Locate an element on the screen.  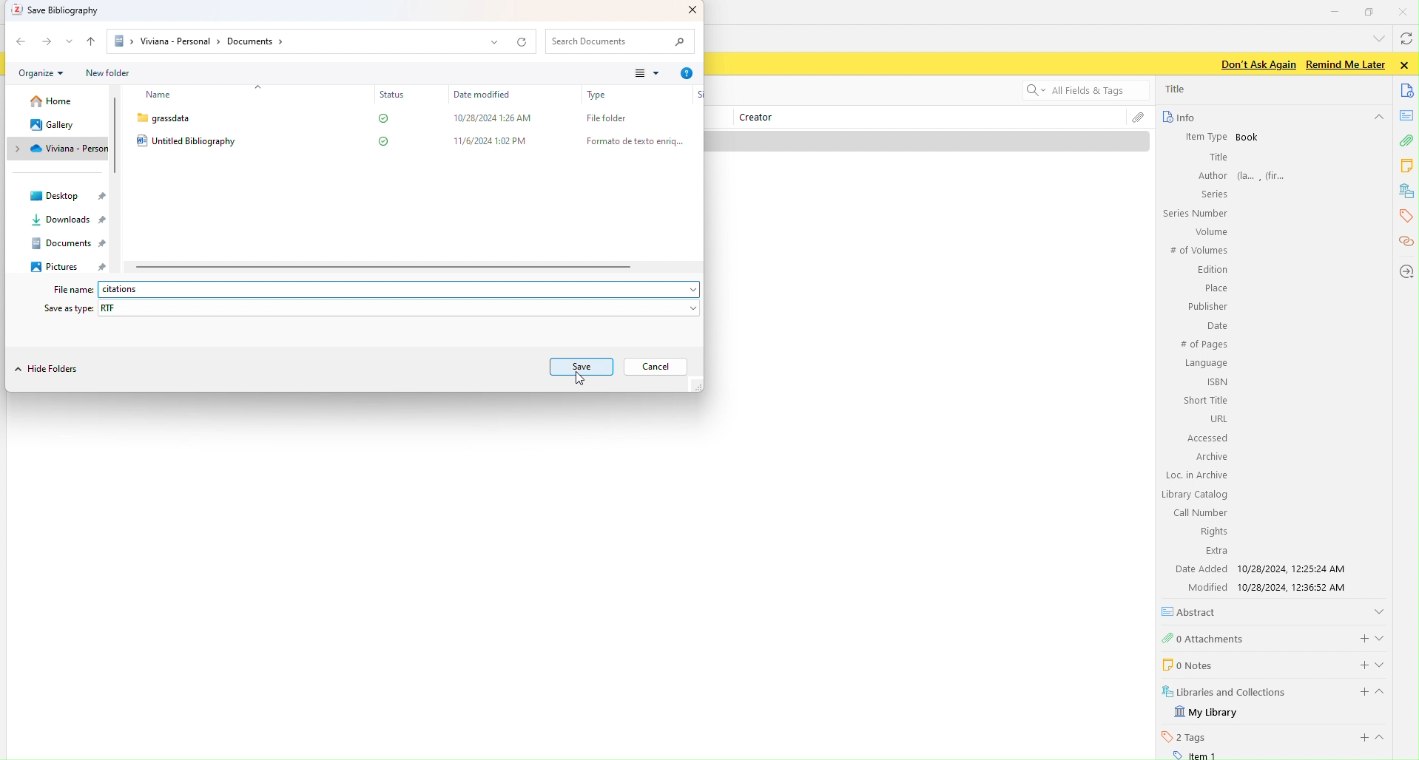
Up is located at coordinates (93, 41).